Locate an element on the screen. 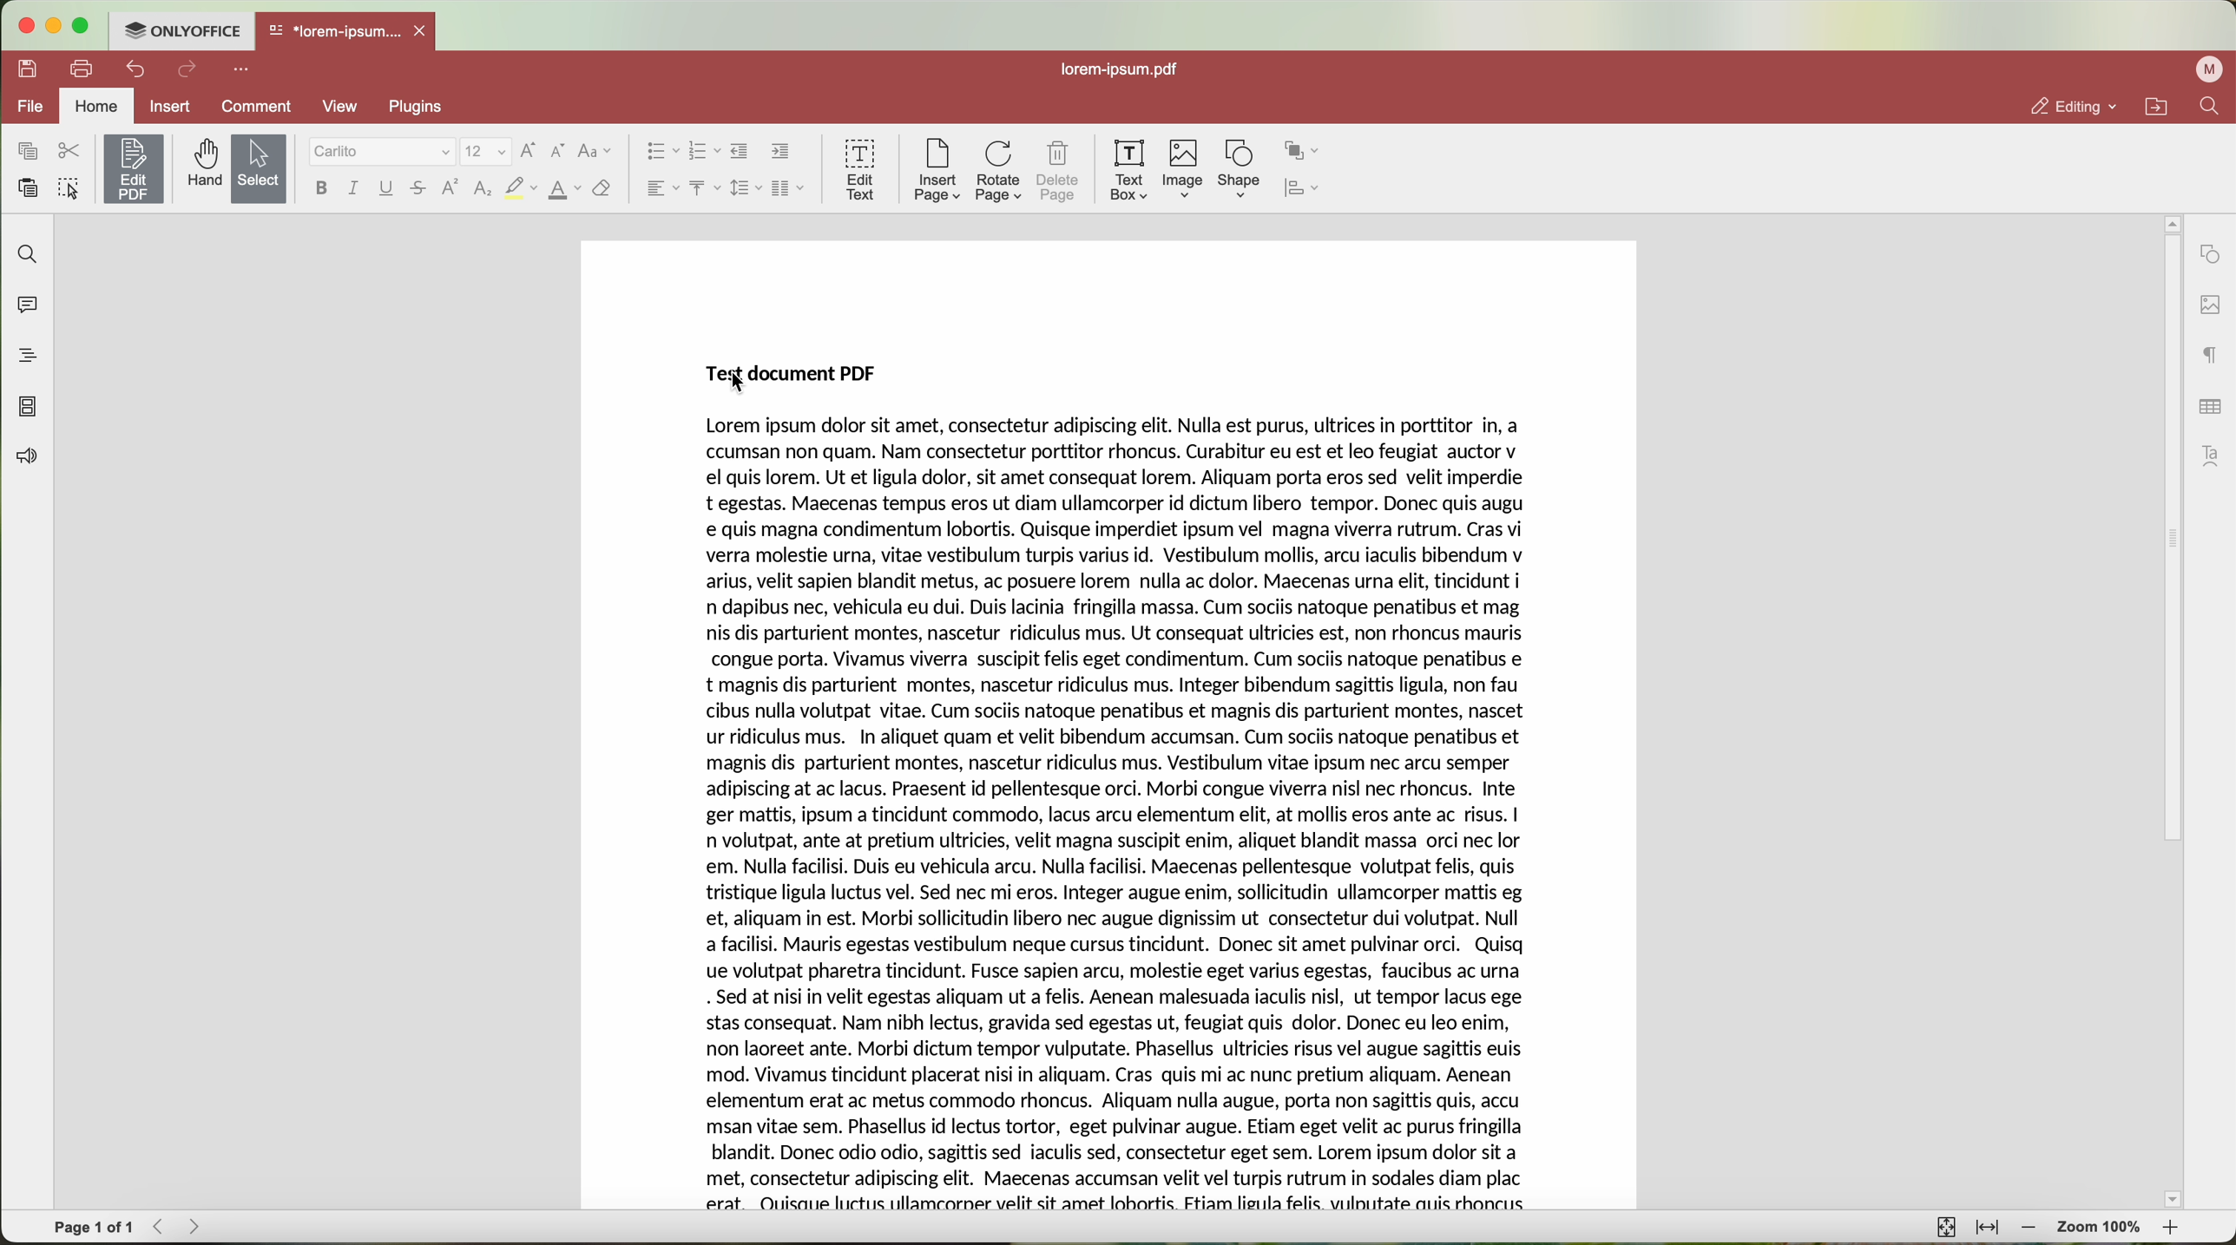 This screenshot has width=2236, height=1245. decrease indent is located at coordinates (742, 152).